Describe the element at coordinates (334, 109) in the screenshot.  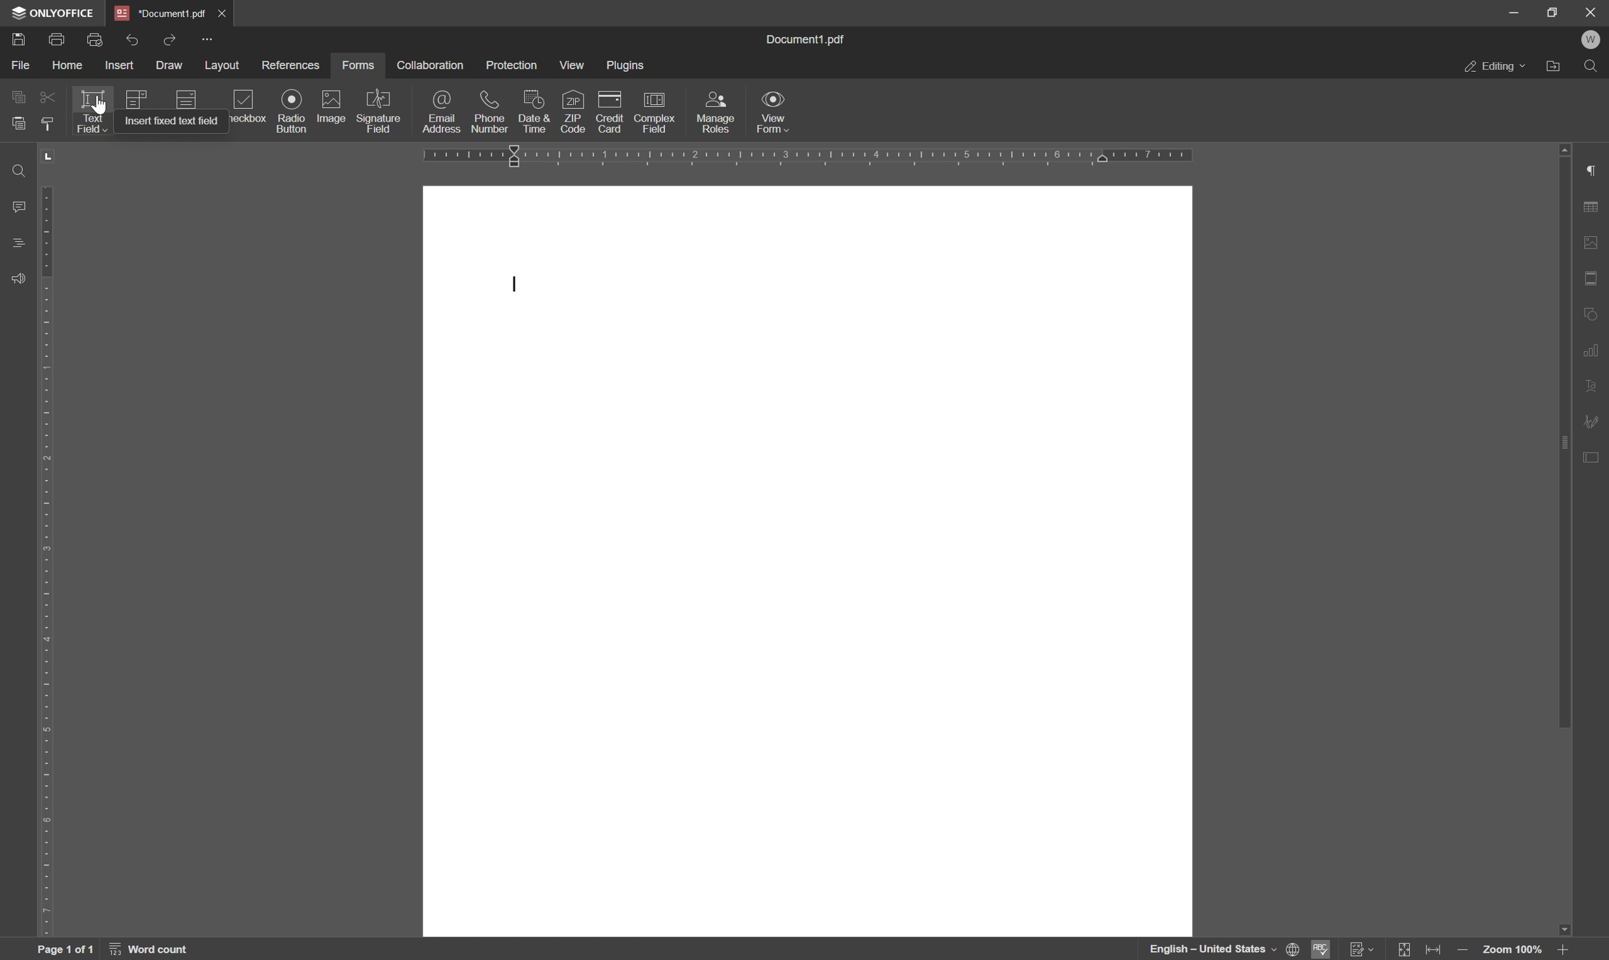
I see `image` at that location.